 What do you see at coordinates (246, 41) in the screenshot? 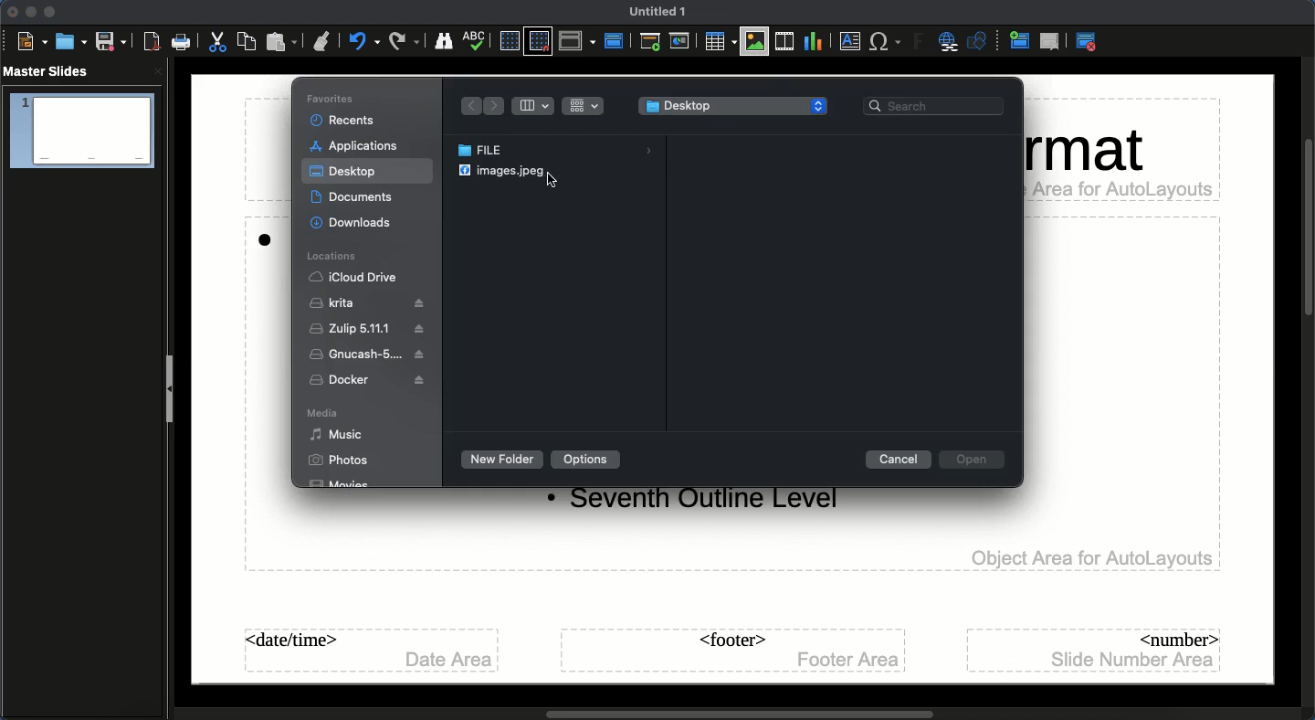
I see `Copy` at bounding box center [246, 41].